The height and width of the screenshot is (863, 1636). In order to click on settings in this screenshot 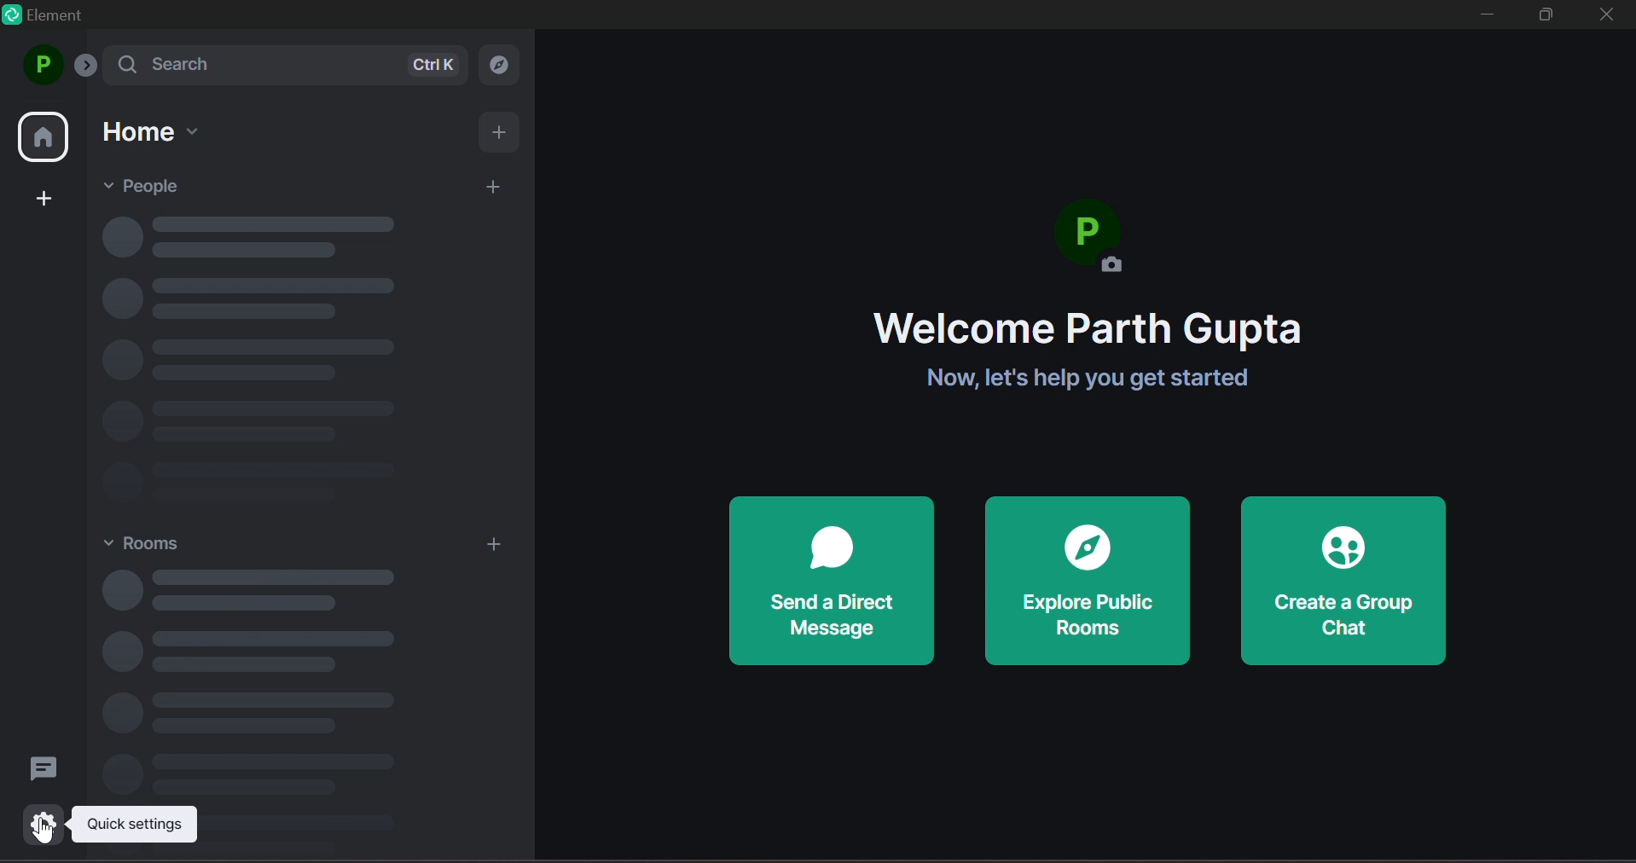, I will do `click(38, 821)`.